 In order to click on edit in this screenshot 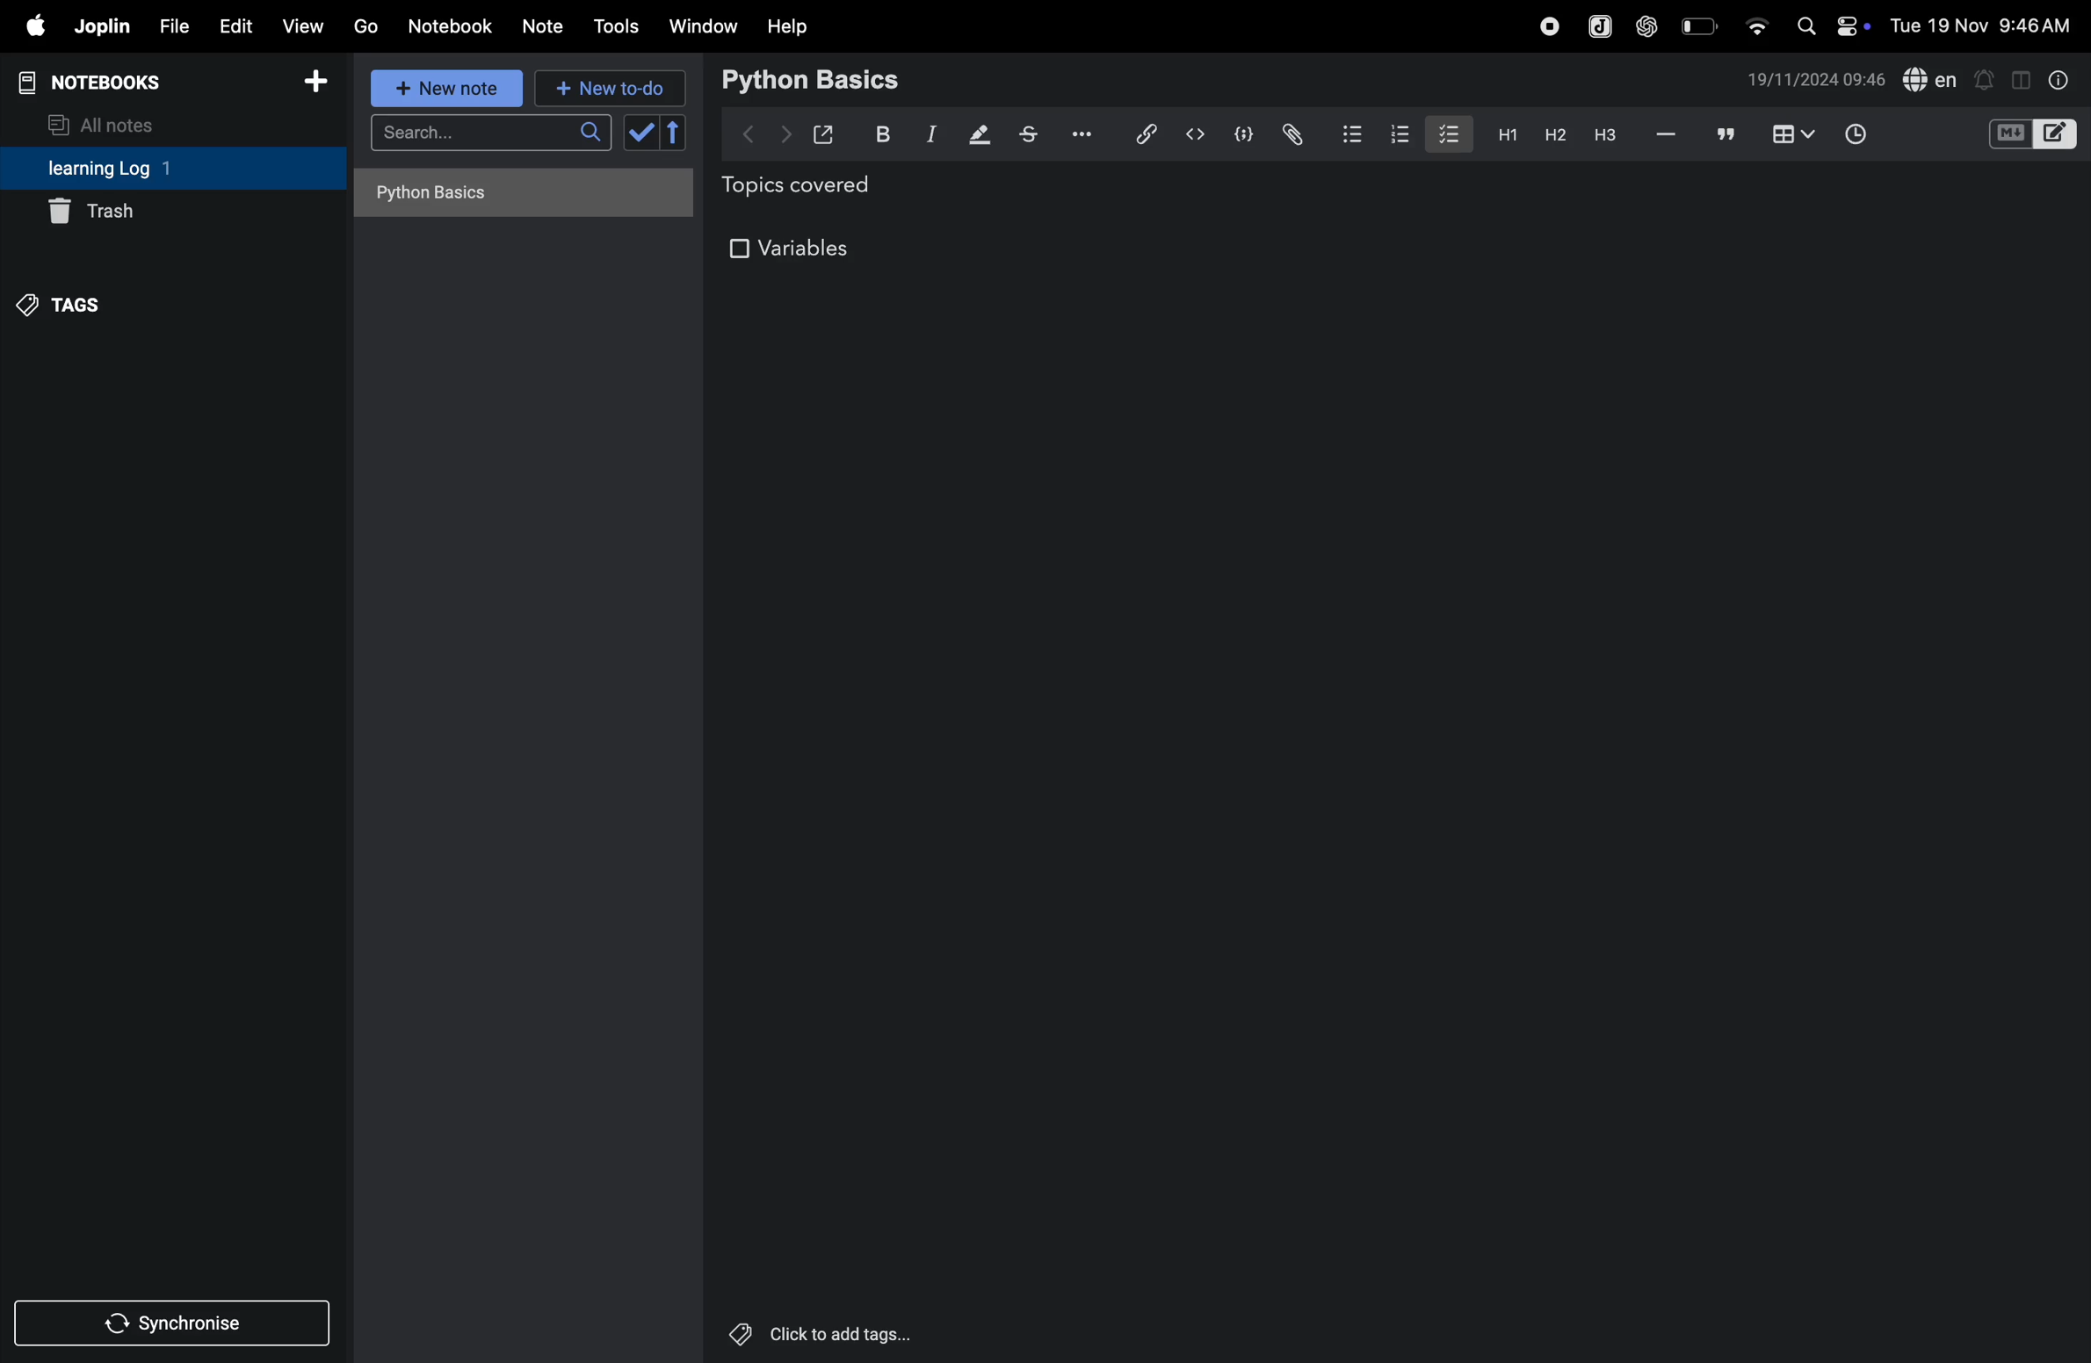, I will do `click(233, 25)`.